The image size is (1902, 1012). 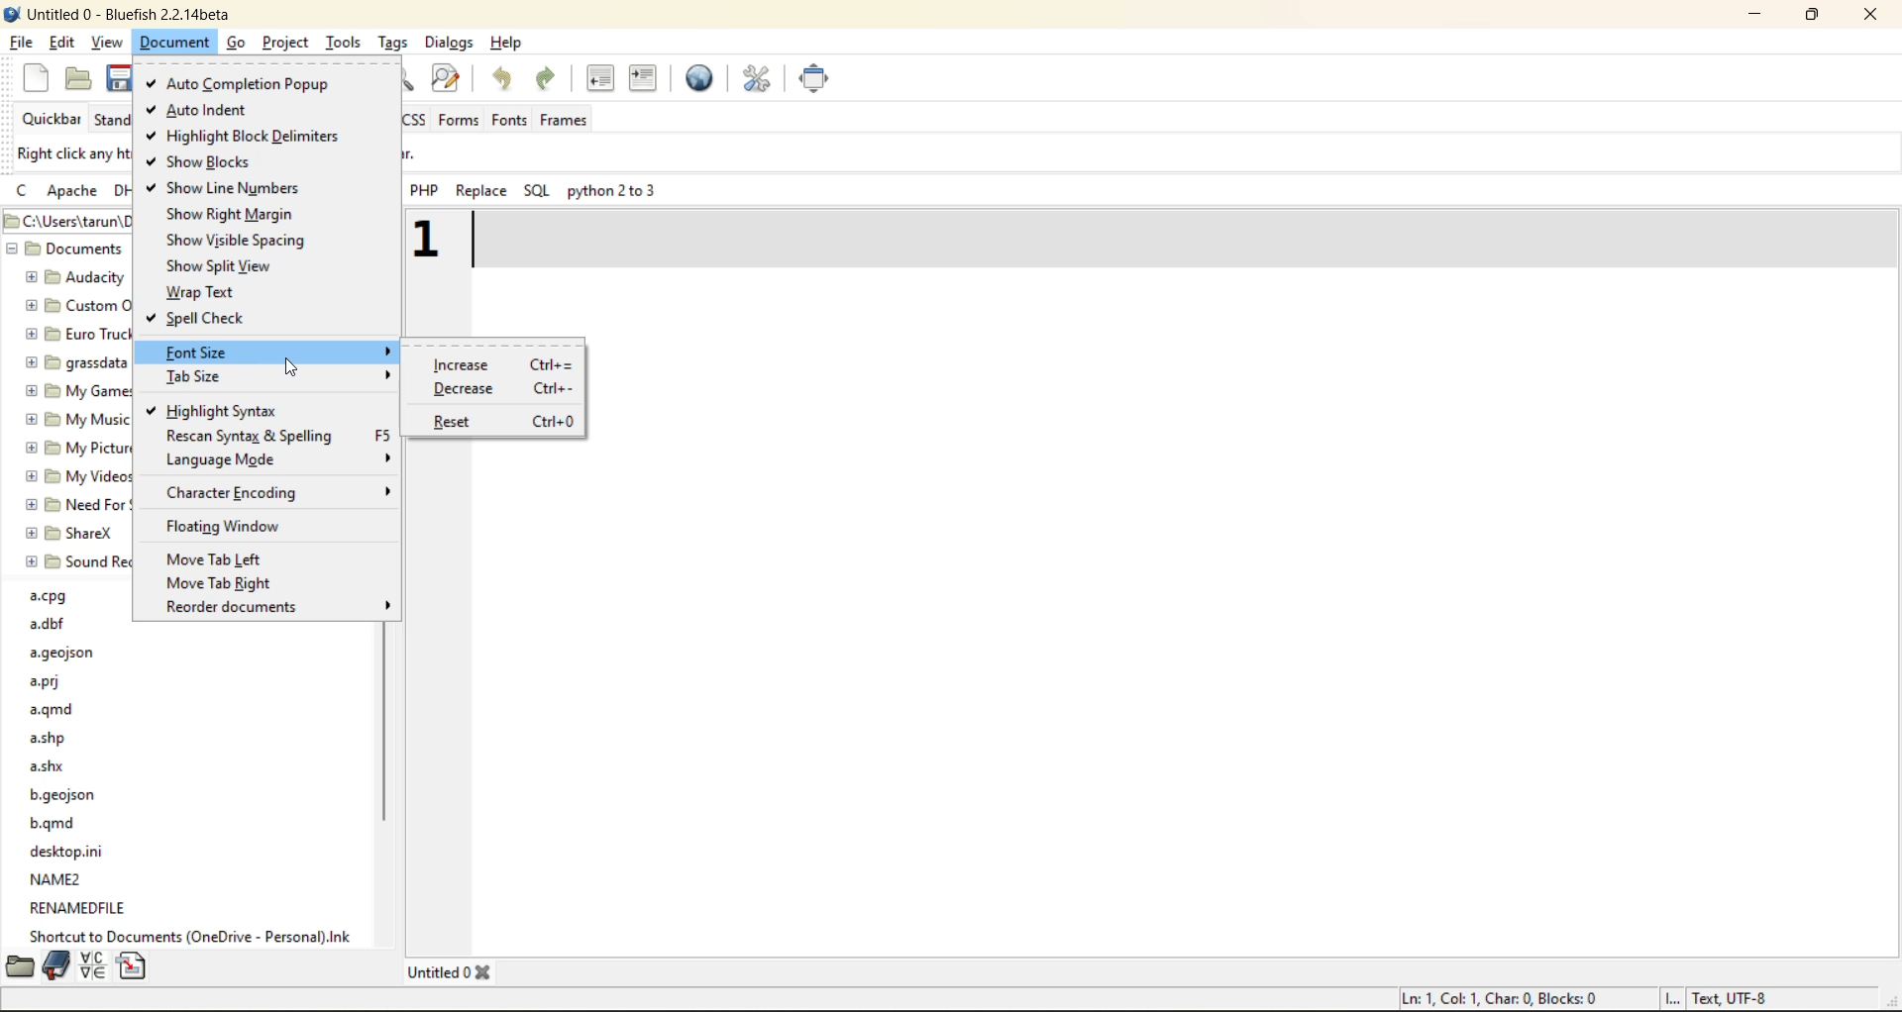 I want to click on a.cpg, so click(x=50, y=598).